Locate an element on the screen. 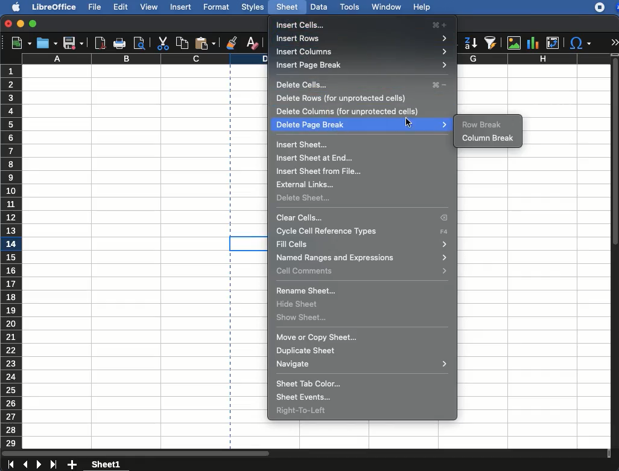 This screenshot has width=619, height=471. special character is located at coordinates (580, 43).